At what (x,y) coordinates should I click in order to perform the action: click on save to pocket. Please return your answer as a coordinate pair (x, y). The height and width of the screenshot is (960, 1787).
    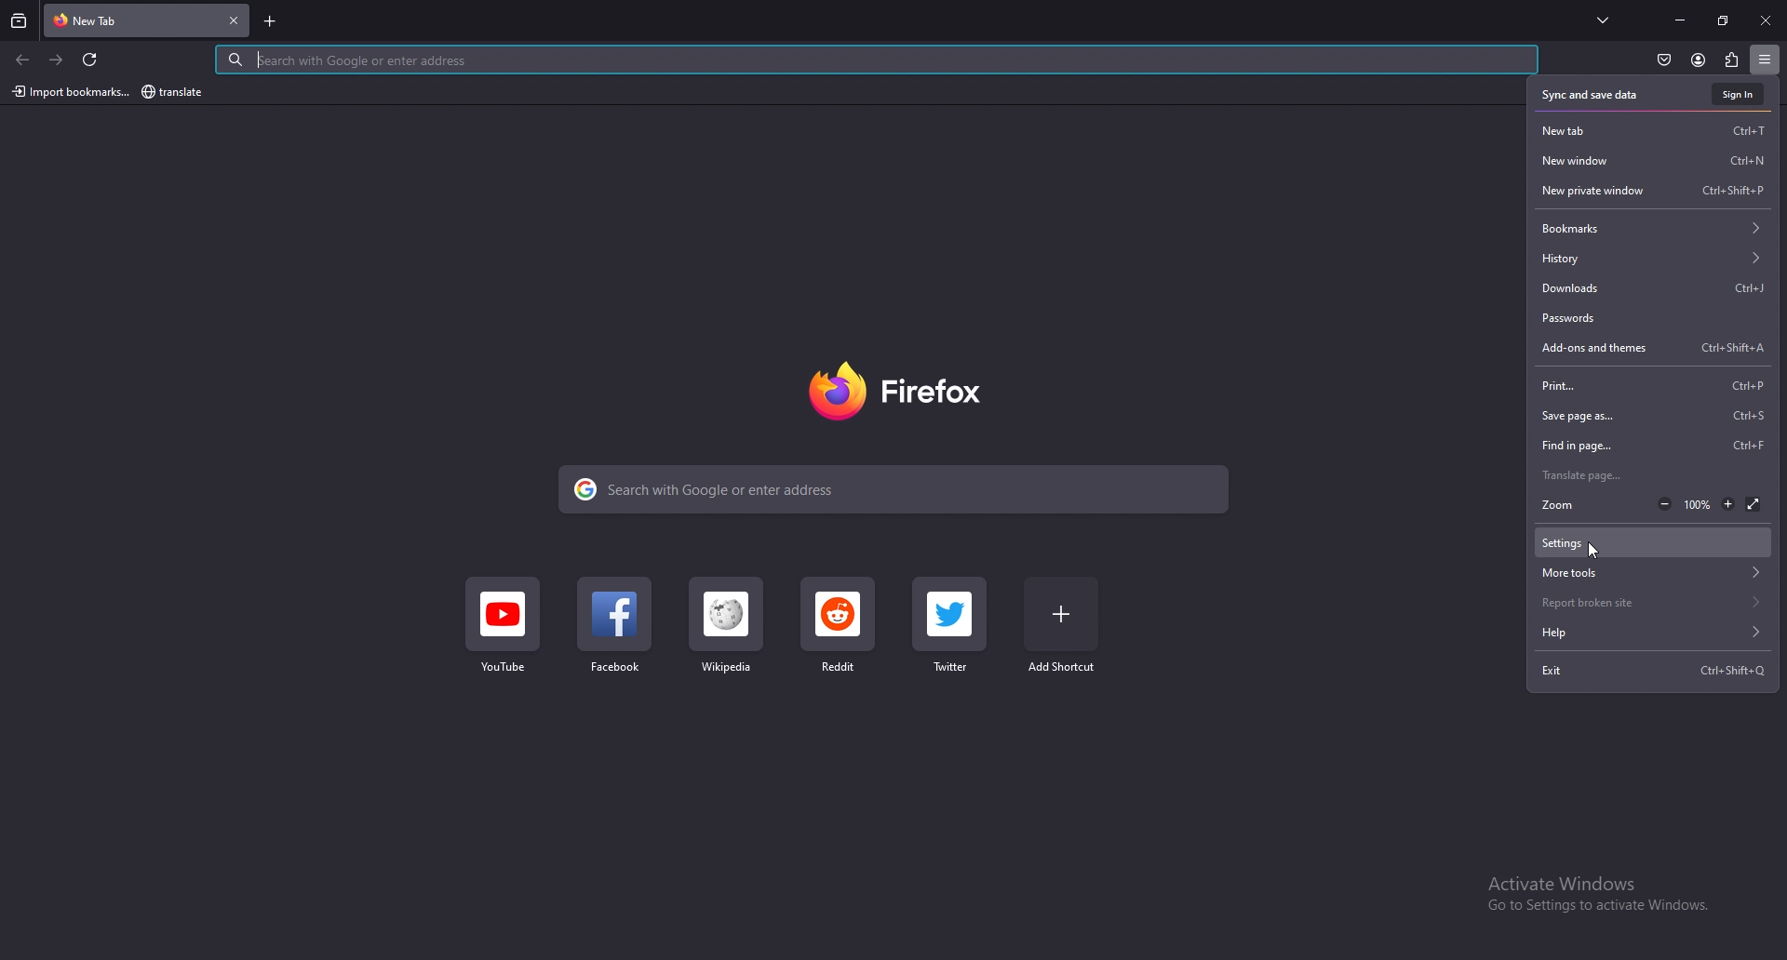
    Looking at the image, I should click on (1664, 60).